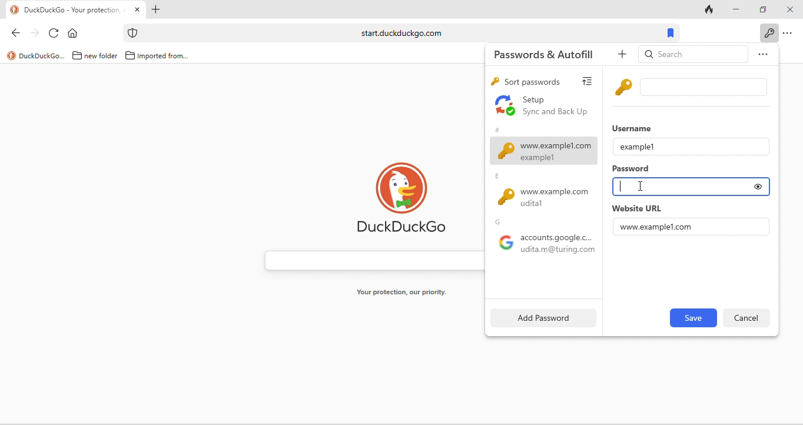 This screenshot has height=425, width=803. What do you see at coordinates (33, 32) in the screenshot?
I see `forward` at bounding box center [33, 32].